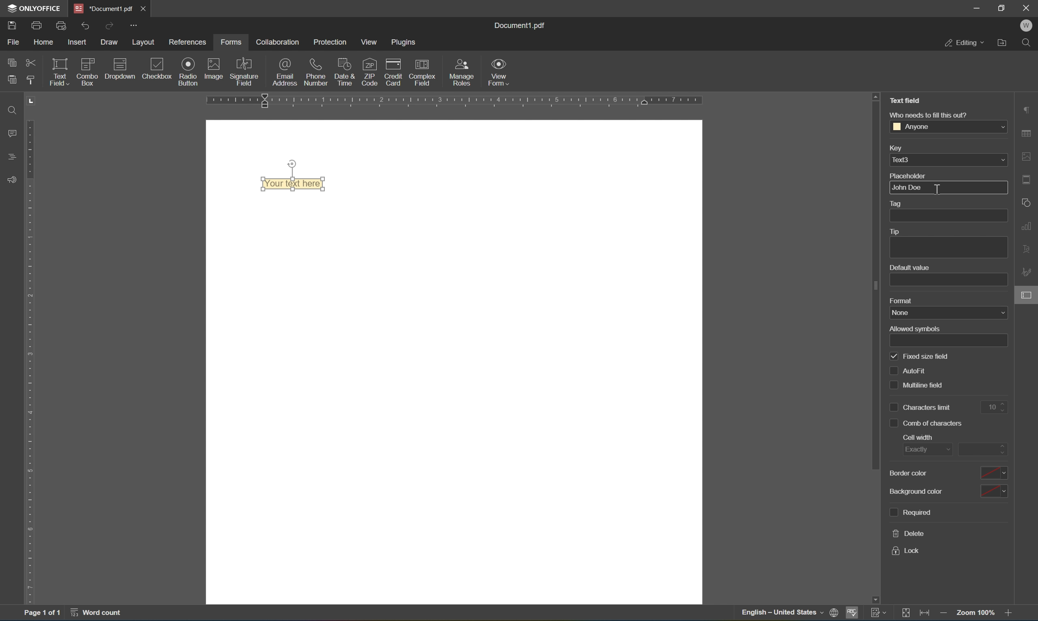  What do you see at coordinates (86, 26) in the screenshot?
I see `undo` at bounding box center [86, 26].